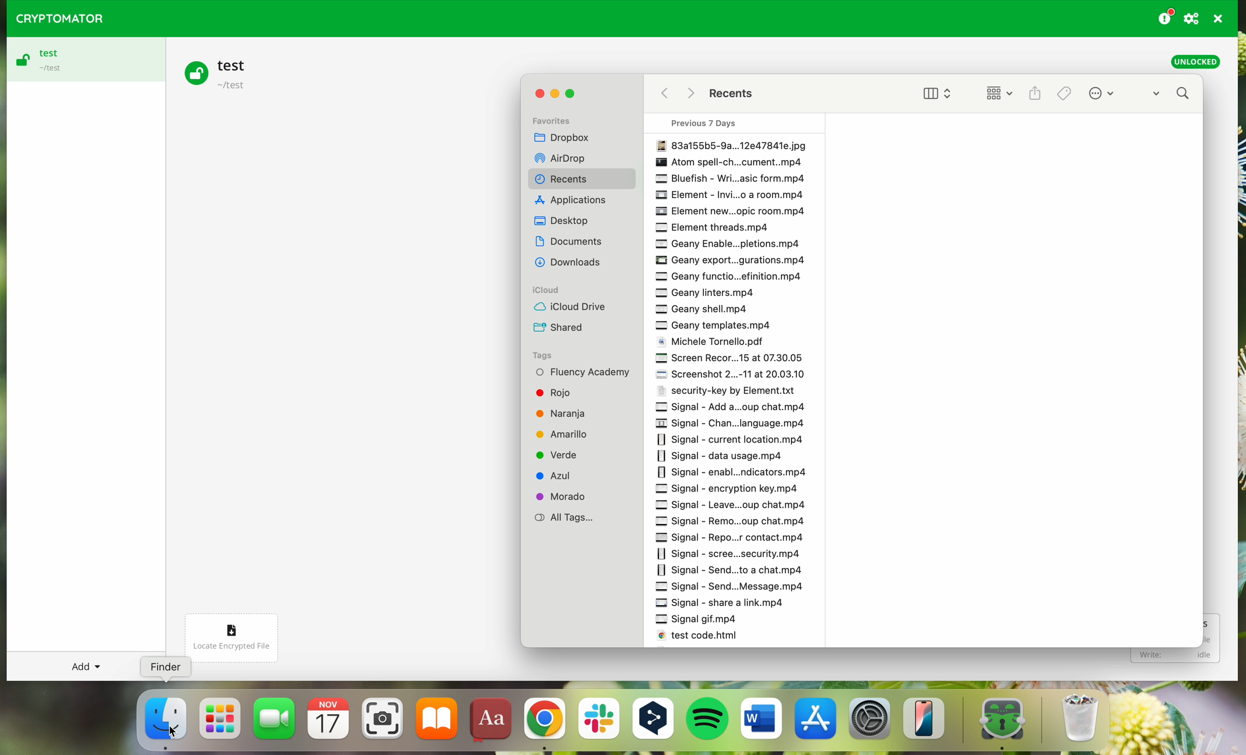 The height and width of the screenshot is (755, 1246). What do you see at coordinates (871, 723) in the screenshot?
I see `settings` at bounding box center [871, 723].